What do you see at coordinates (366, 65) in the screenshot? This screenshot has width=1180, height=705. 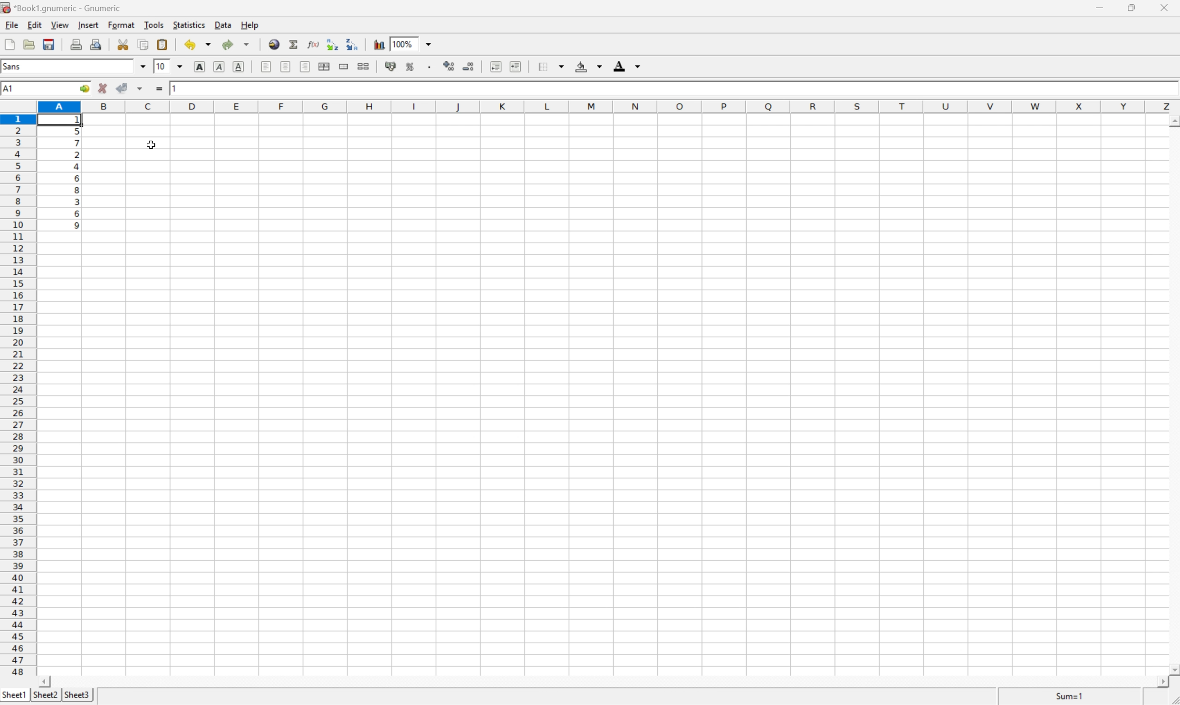 I see `split range of merged cells` at bounding box center [366, 65].